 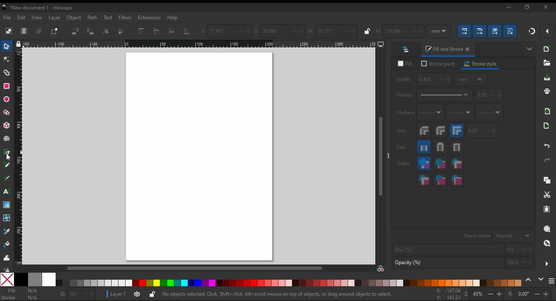 What do you see at coordinates (481, 64) in the screenshot?
I see `stroke style` at bounding box center [481, 64].